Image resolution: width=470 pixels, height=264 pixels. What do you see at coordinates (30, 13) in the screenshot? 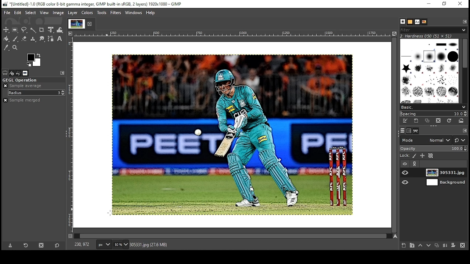
I see `select` at bounding box center [30, 13].